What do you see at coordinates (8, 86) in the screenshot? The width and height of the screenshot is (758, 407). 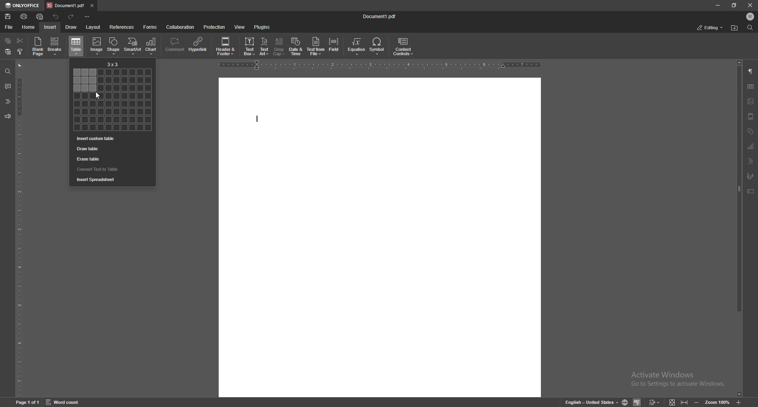 I see `comment` at bounding box center [8, 86].